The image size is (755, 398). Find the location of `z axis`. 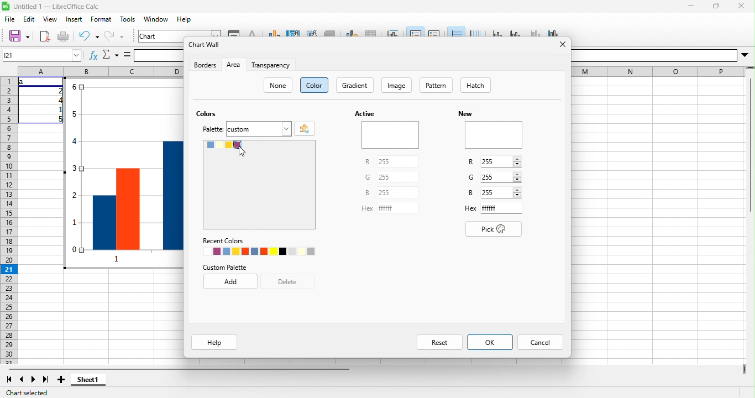

z axis is located at coordinates (534, 32).